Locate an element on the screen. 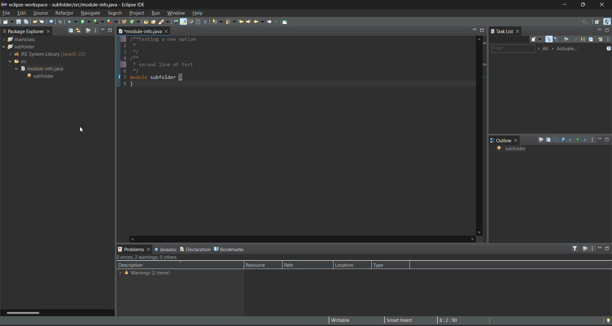 The image size is (612, 326). task list is located at coordinates (502, 32).